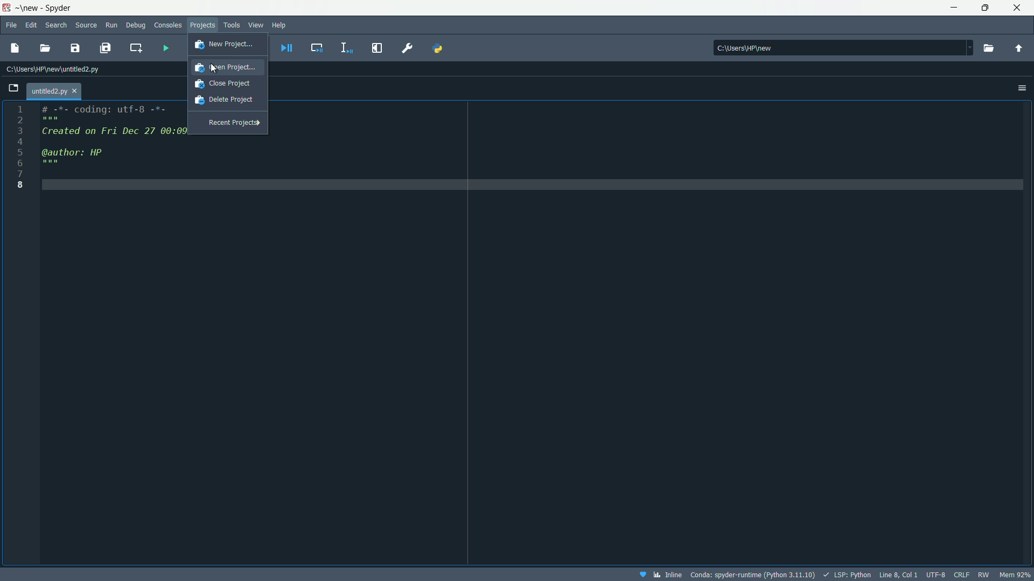 Image resolution: width=1034 pixels, height=581 pixels. Describe the element at coordinates (845, 573) in the screenshot. I see `LSP:Python` at that location.